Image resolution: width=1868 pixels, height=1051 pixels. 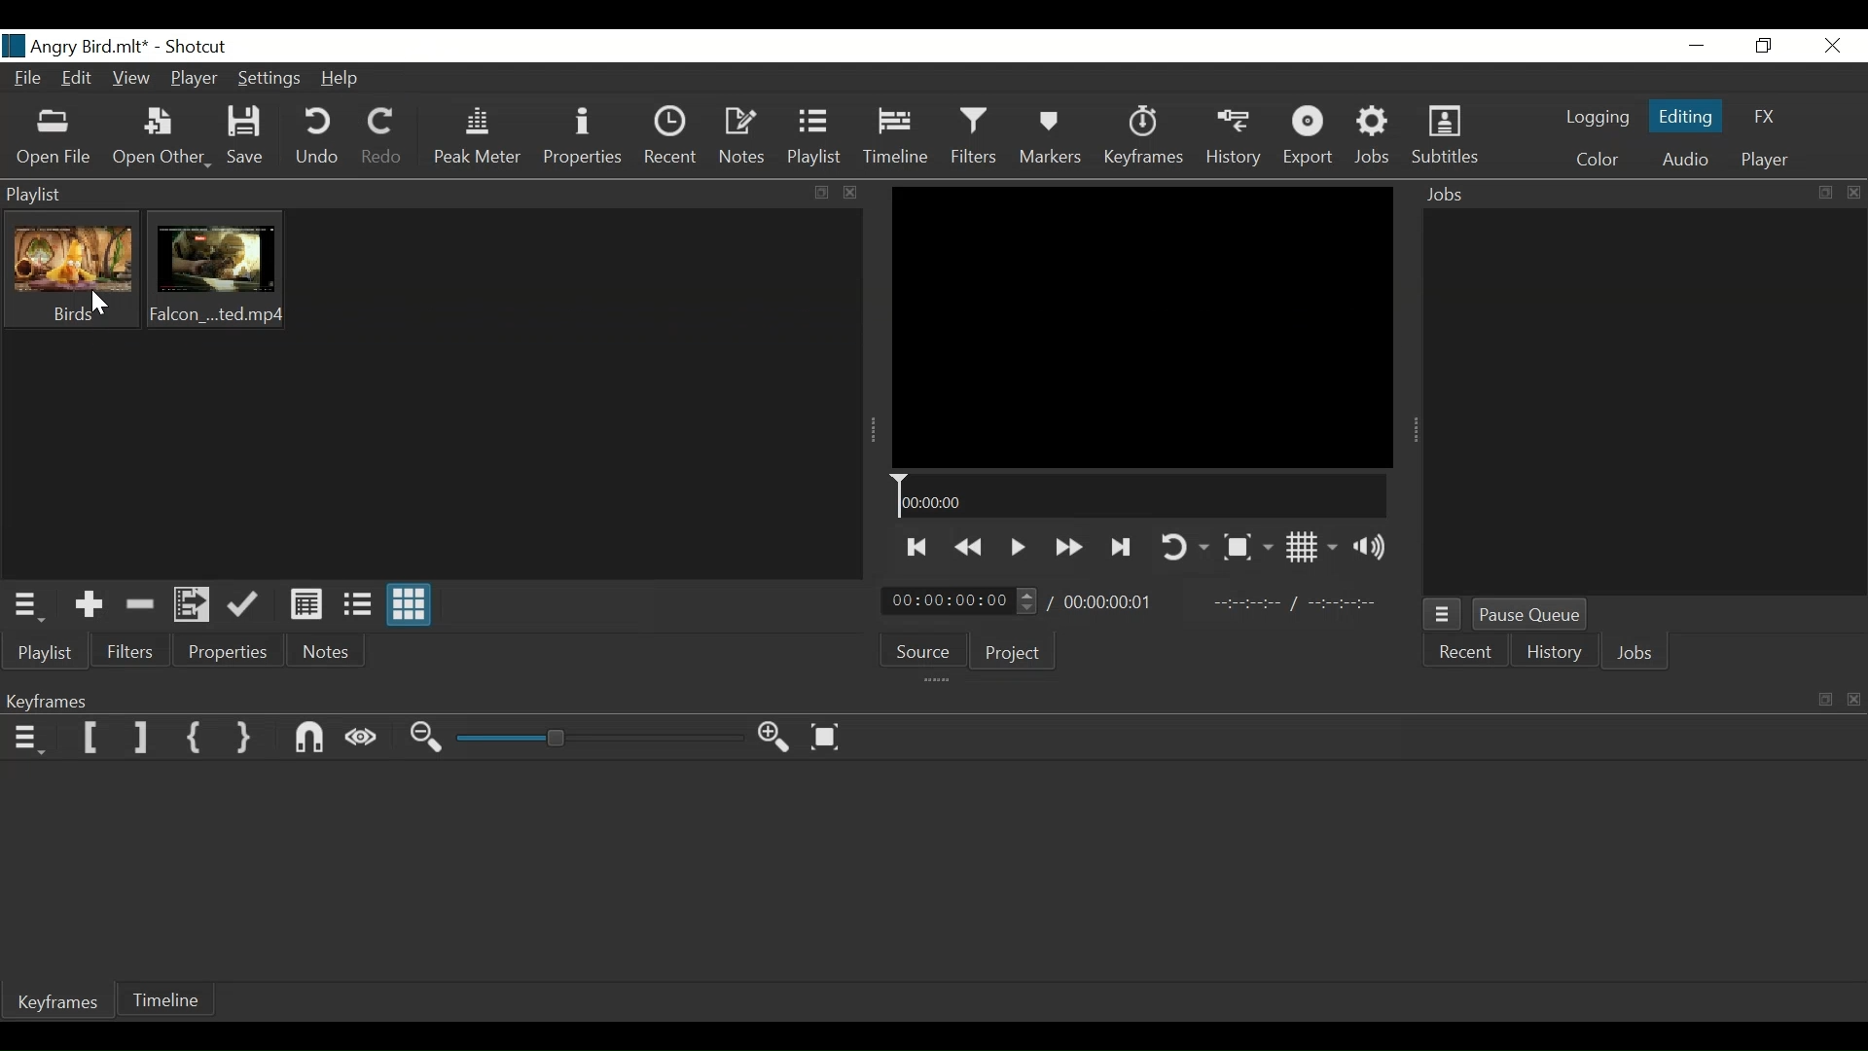 I want to click on Properties, so click(x=225, y=651).